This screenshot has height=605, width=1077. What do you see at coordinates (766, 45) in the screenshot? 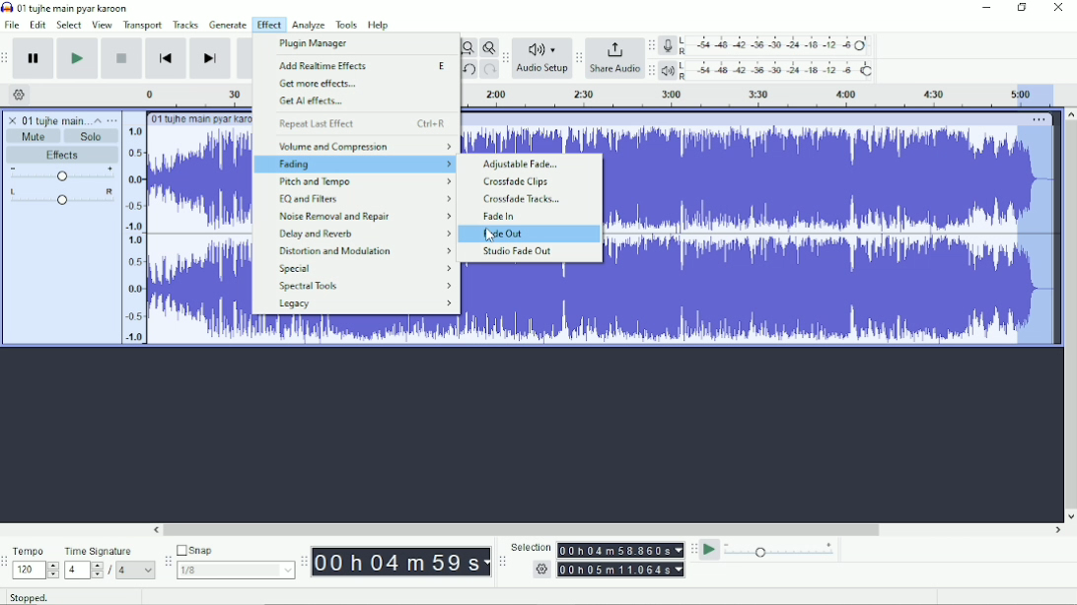
I see `Record meter` at bounding box center [766, 45].